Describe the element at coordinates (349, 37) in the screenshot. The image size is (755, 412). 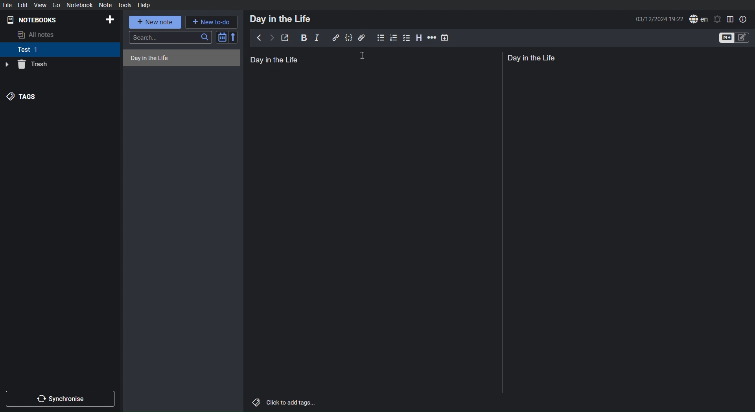
I see `Code` at that location.